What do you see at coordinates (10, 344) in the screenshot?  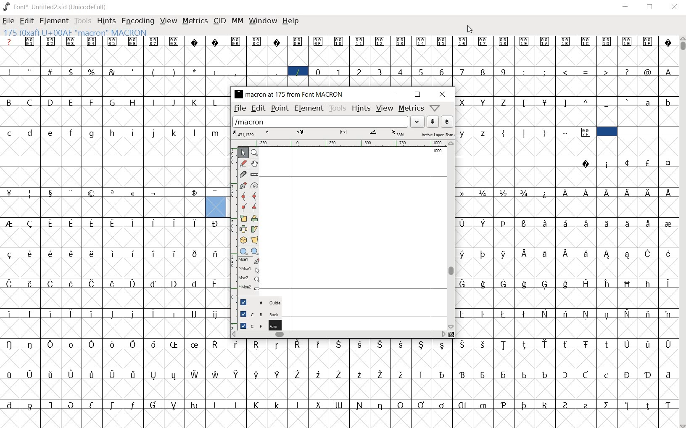 I see `Symbol` at bounding box center [10, 344].